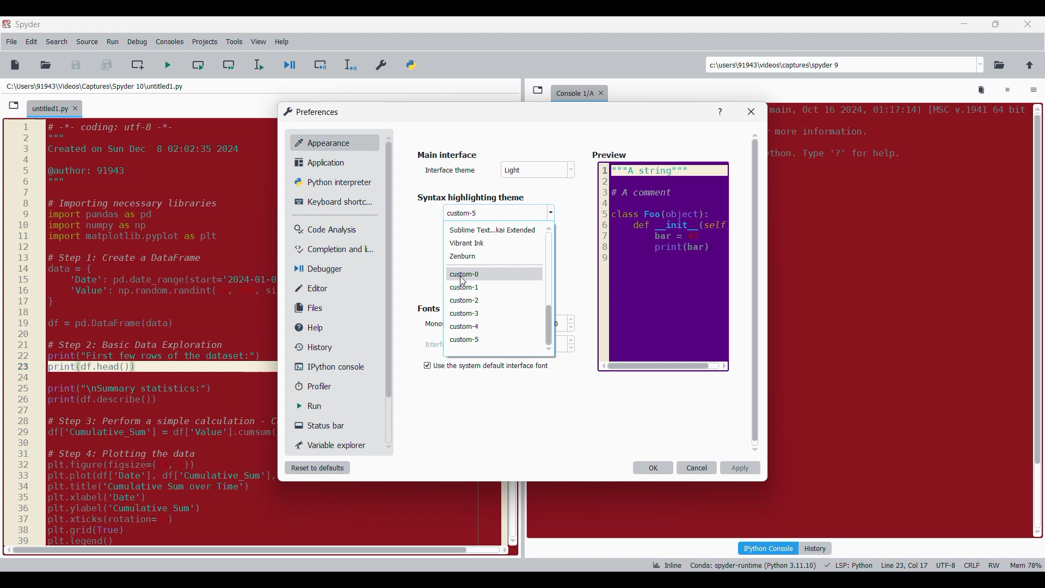  I want to click on Preferences, so click(382, 63).